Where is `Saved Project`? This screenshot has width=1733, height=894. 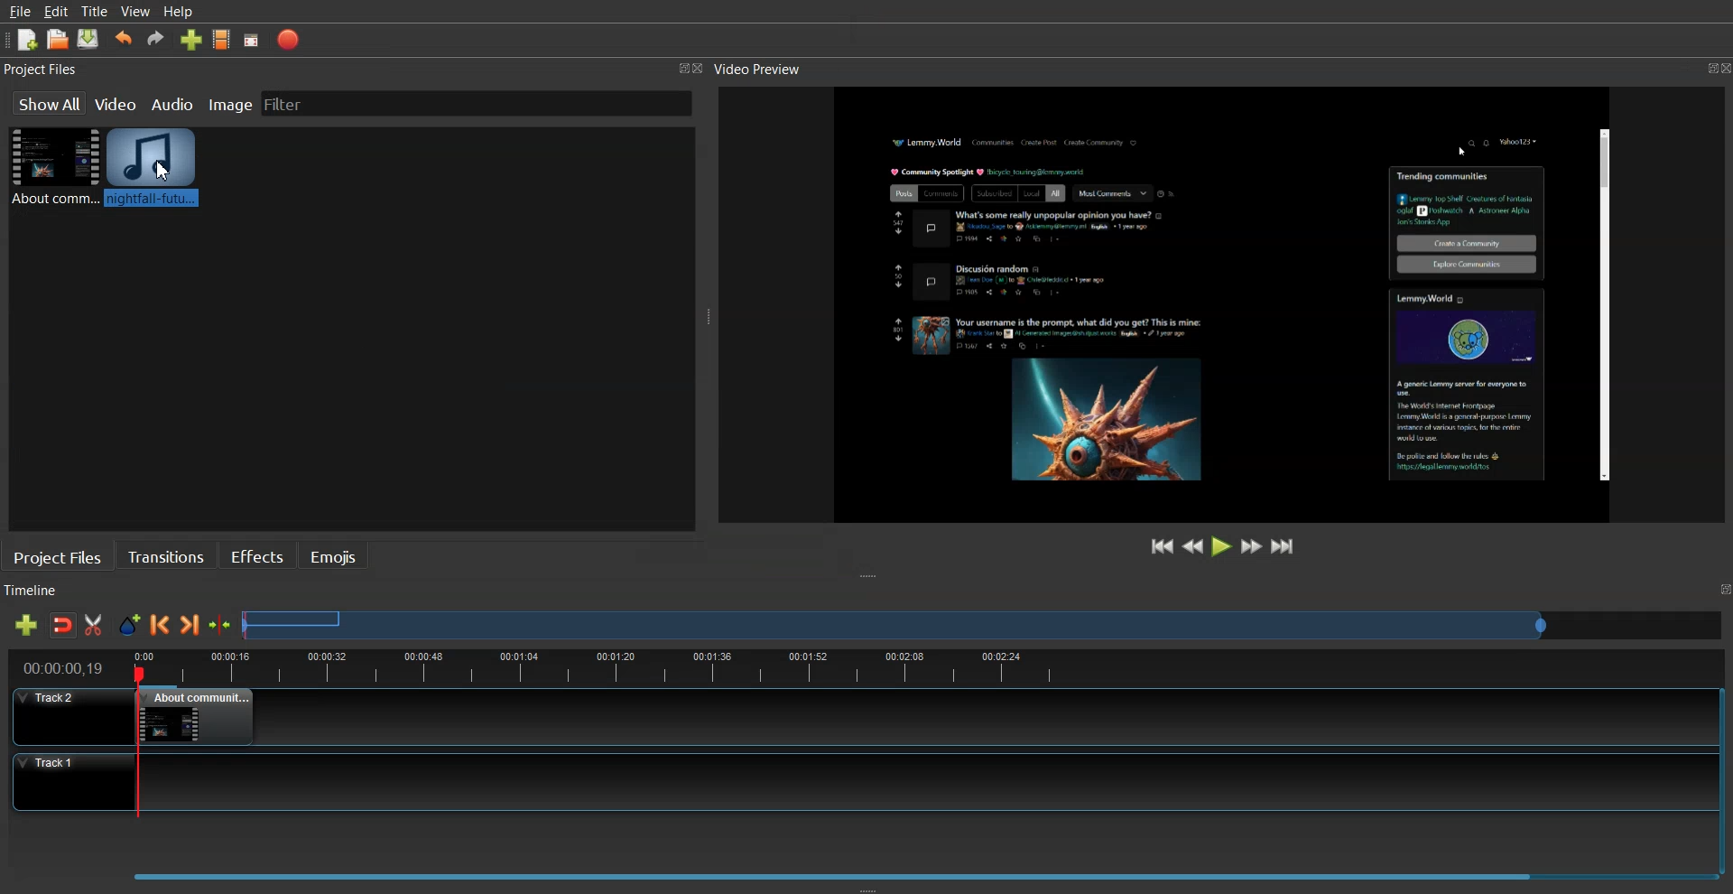 Saved Project is located at coordinates (88, 39).